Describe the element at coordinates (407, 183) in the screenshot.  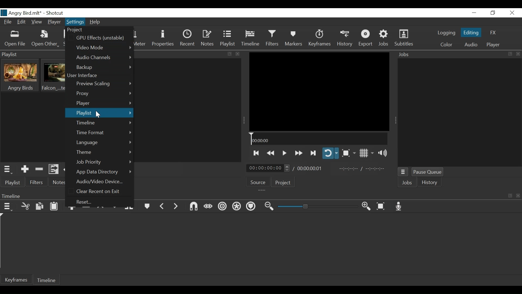
I see `Jobs` at that location.